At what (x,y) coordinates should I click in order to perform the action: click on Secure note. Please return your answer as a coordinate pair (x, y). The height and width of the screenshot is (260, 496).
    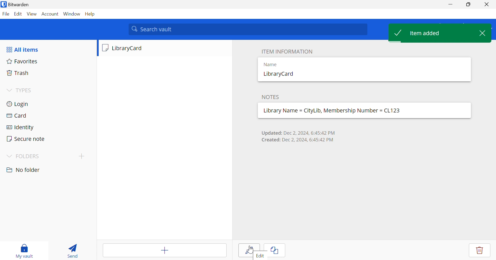
    Looking at the image, I should click on (47, 138).